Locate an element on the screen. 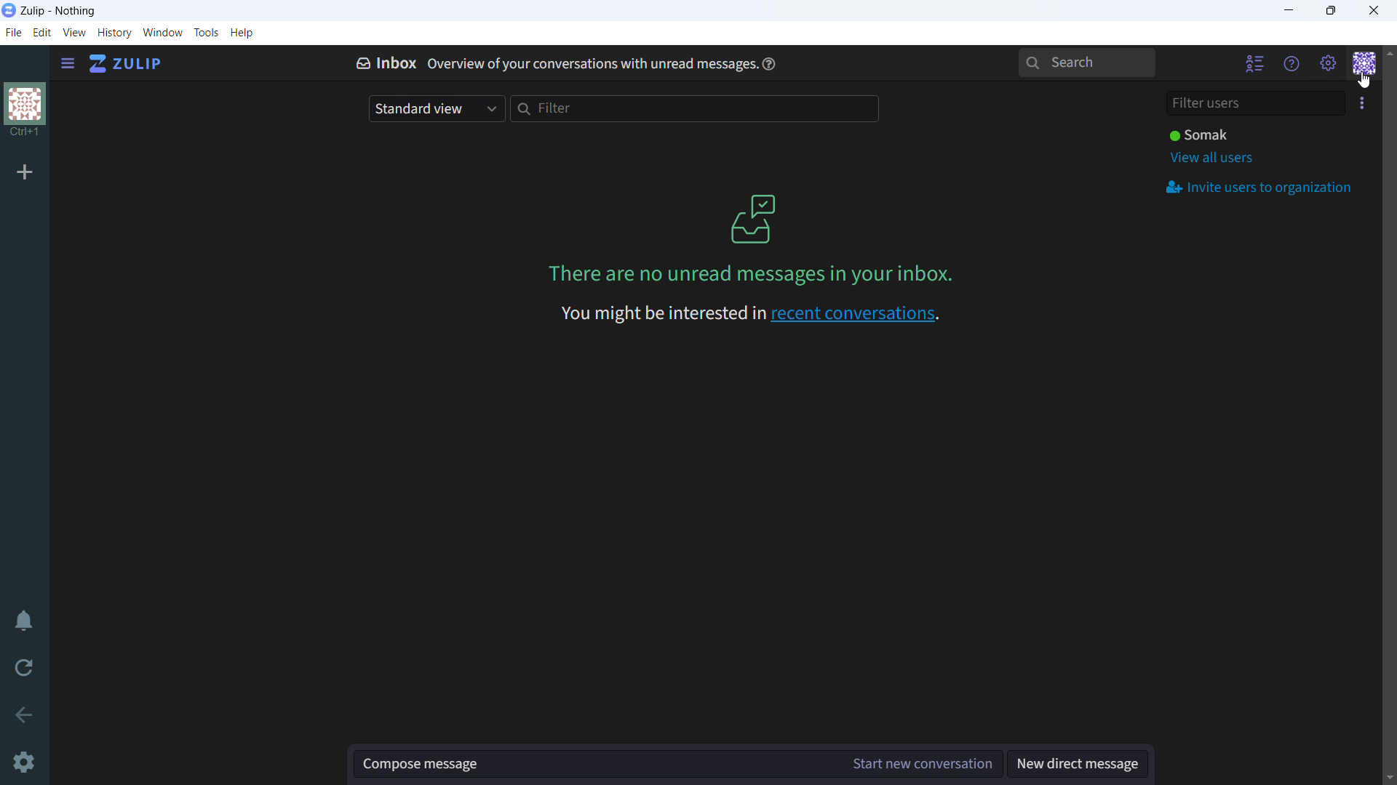  add organization is located at coordinates (25, 172).